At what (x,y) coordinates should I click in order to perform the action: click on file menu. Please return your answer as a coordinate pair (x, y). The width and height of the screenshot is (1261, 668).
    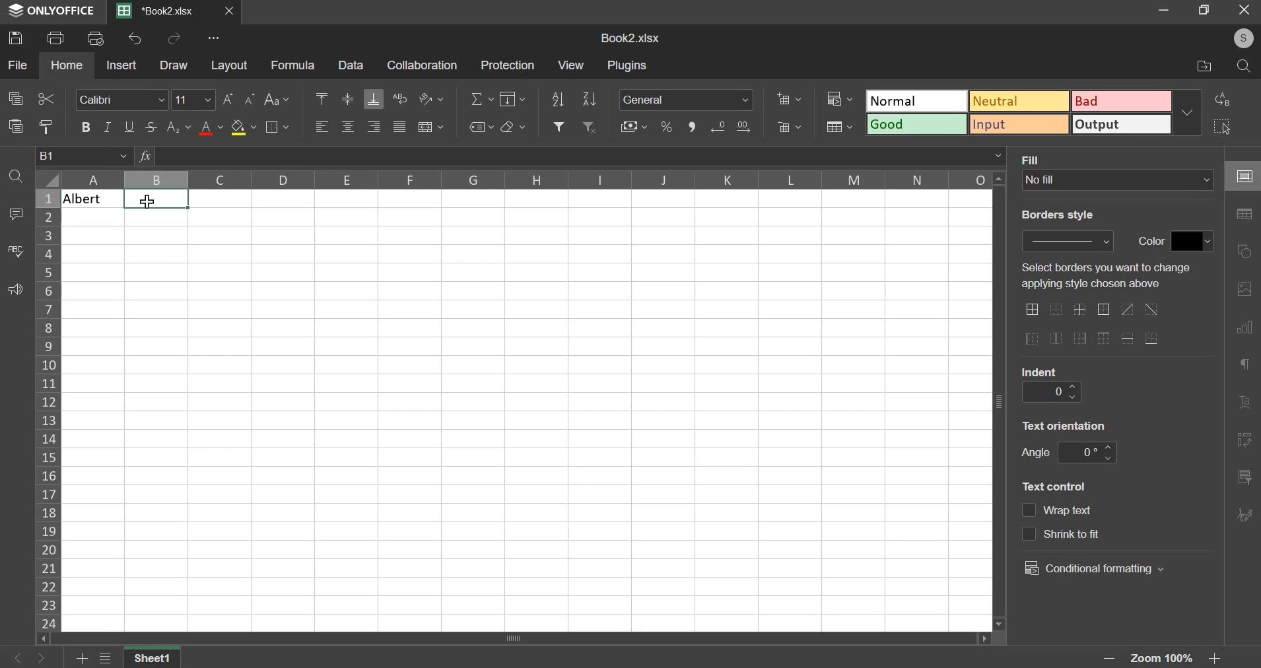
    Looking at the image, I should click on (106, 658).